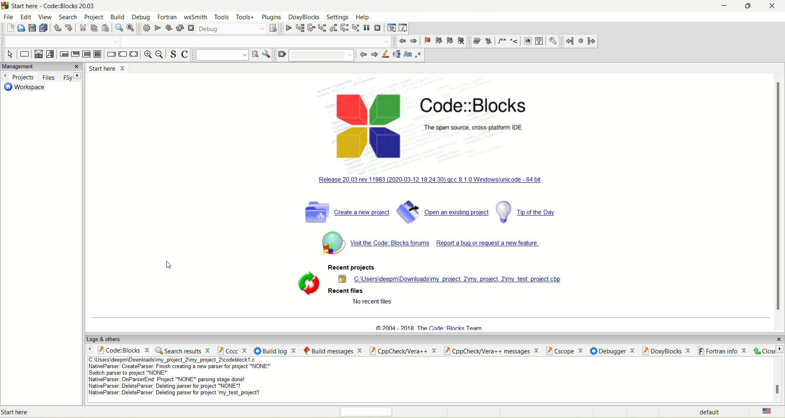  Describe the element at coordinates (362, 18) in the screenshot. I see `help` at that location.